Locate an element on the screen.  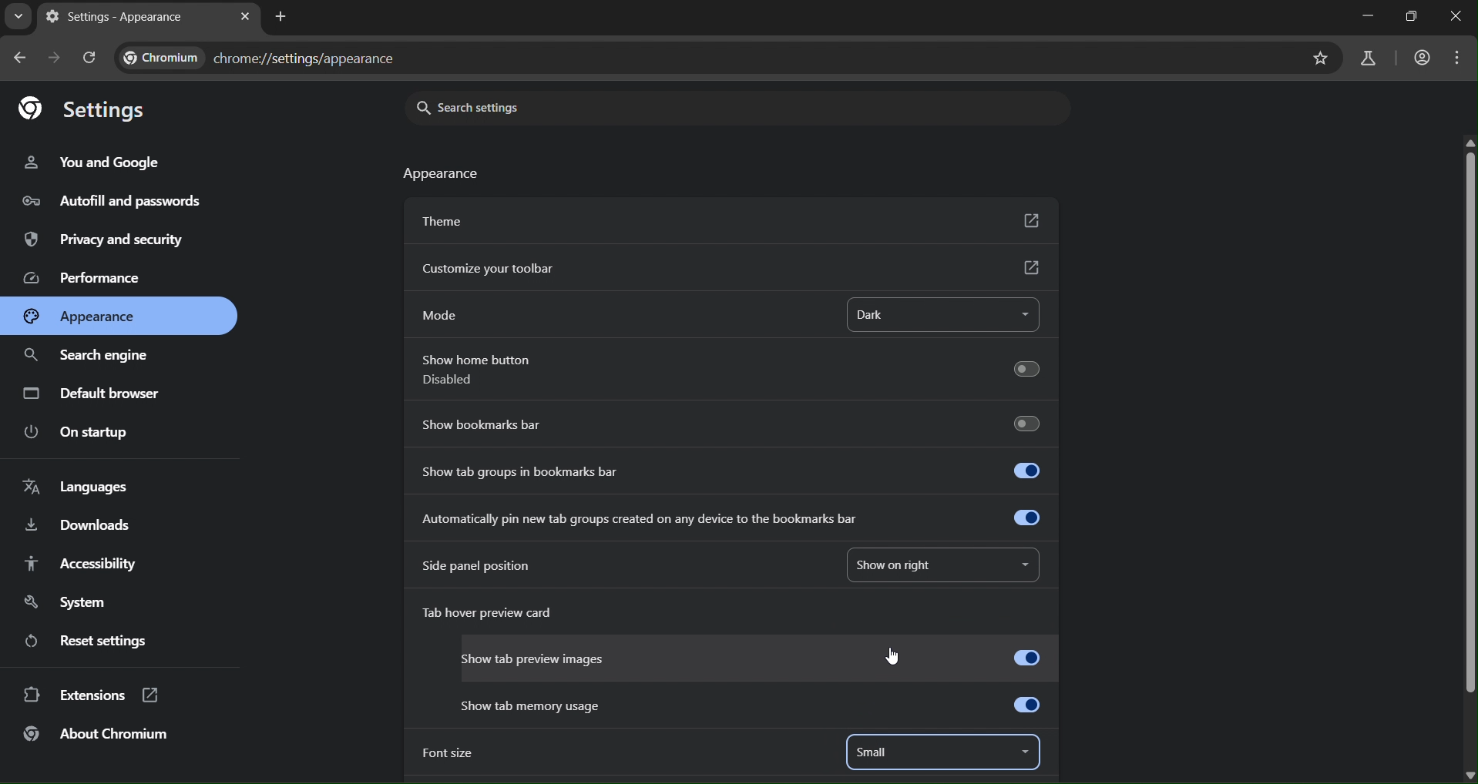
cursor is located at coordinates (897, 655).